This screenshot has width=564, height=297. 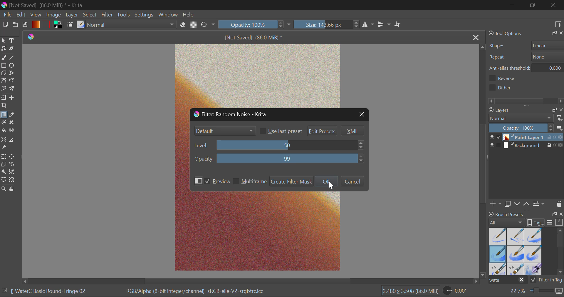 What do you see at coordinates (4, 173) in the screenshot?
I see `Continuous Selection` at bounding box center [4, 173].